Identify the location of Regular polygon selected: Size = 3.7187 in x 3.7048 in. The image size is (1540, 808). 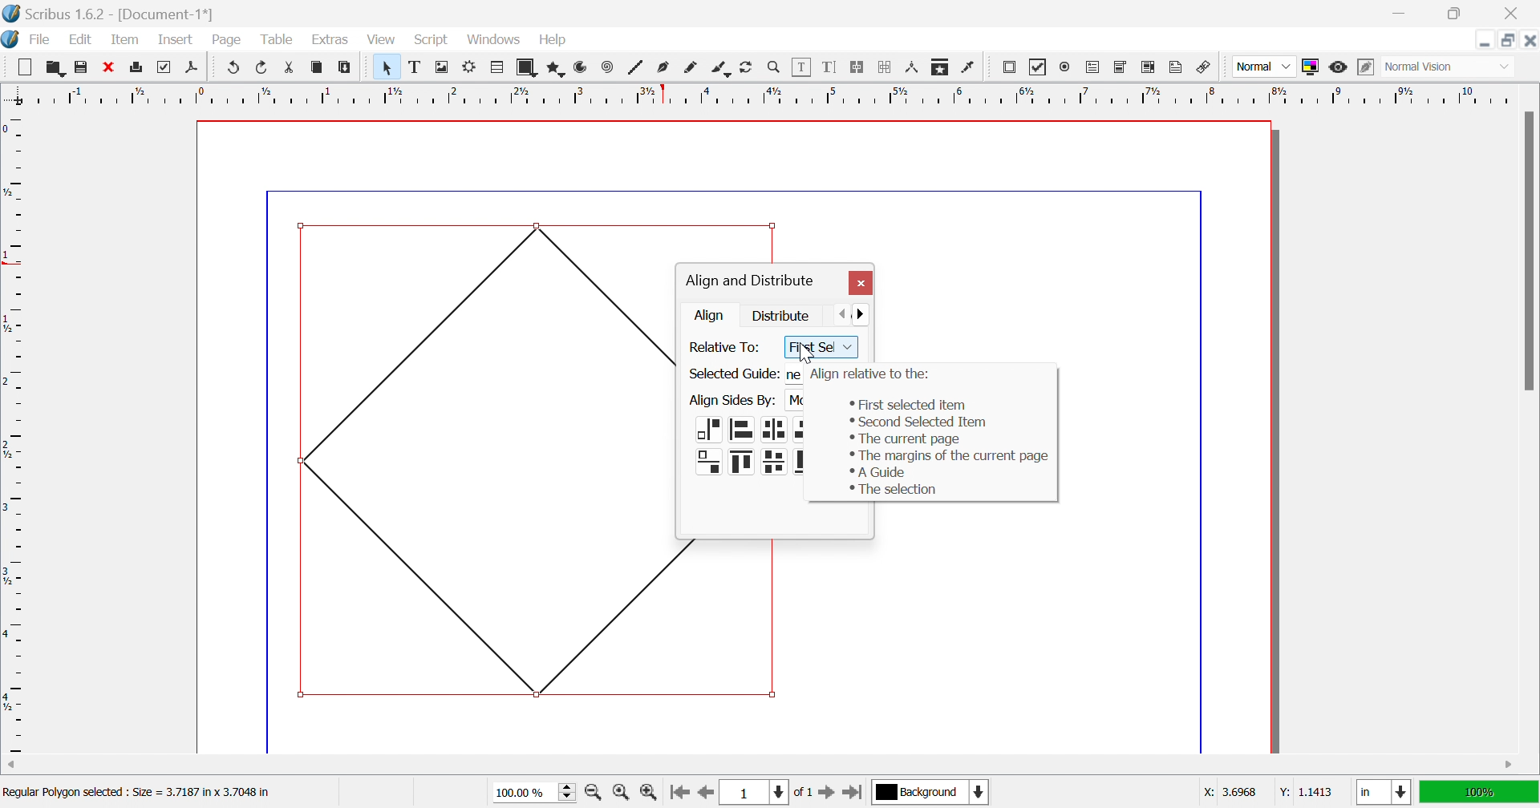
(136, 794).